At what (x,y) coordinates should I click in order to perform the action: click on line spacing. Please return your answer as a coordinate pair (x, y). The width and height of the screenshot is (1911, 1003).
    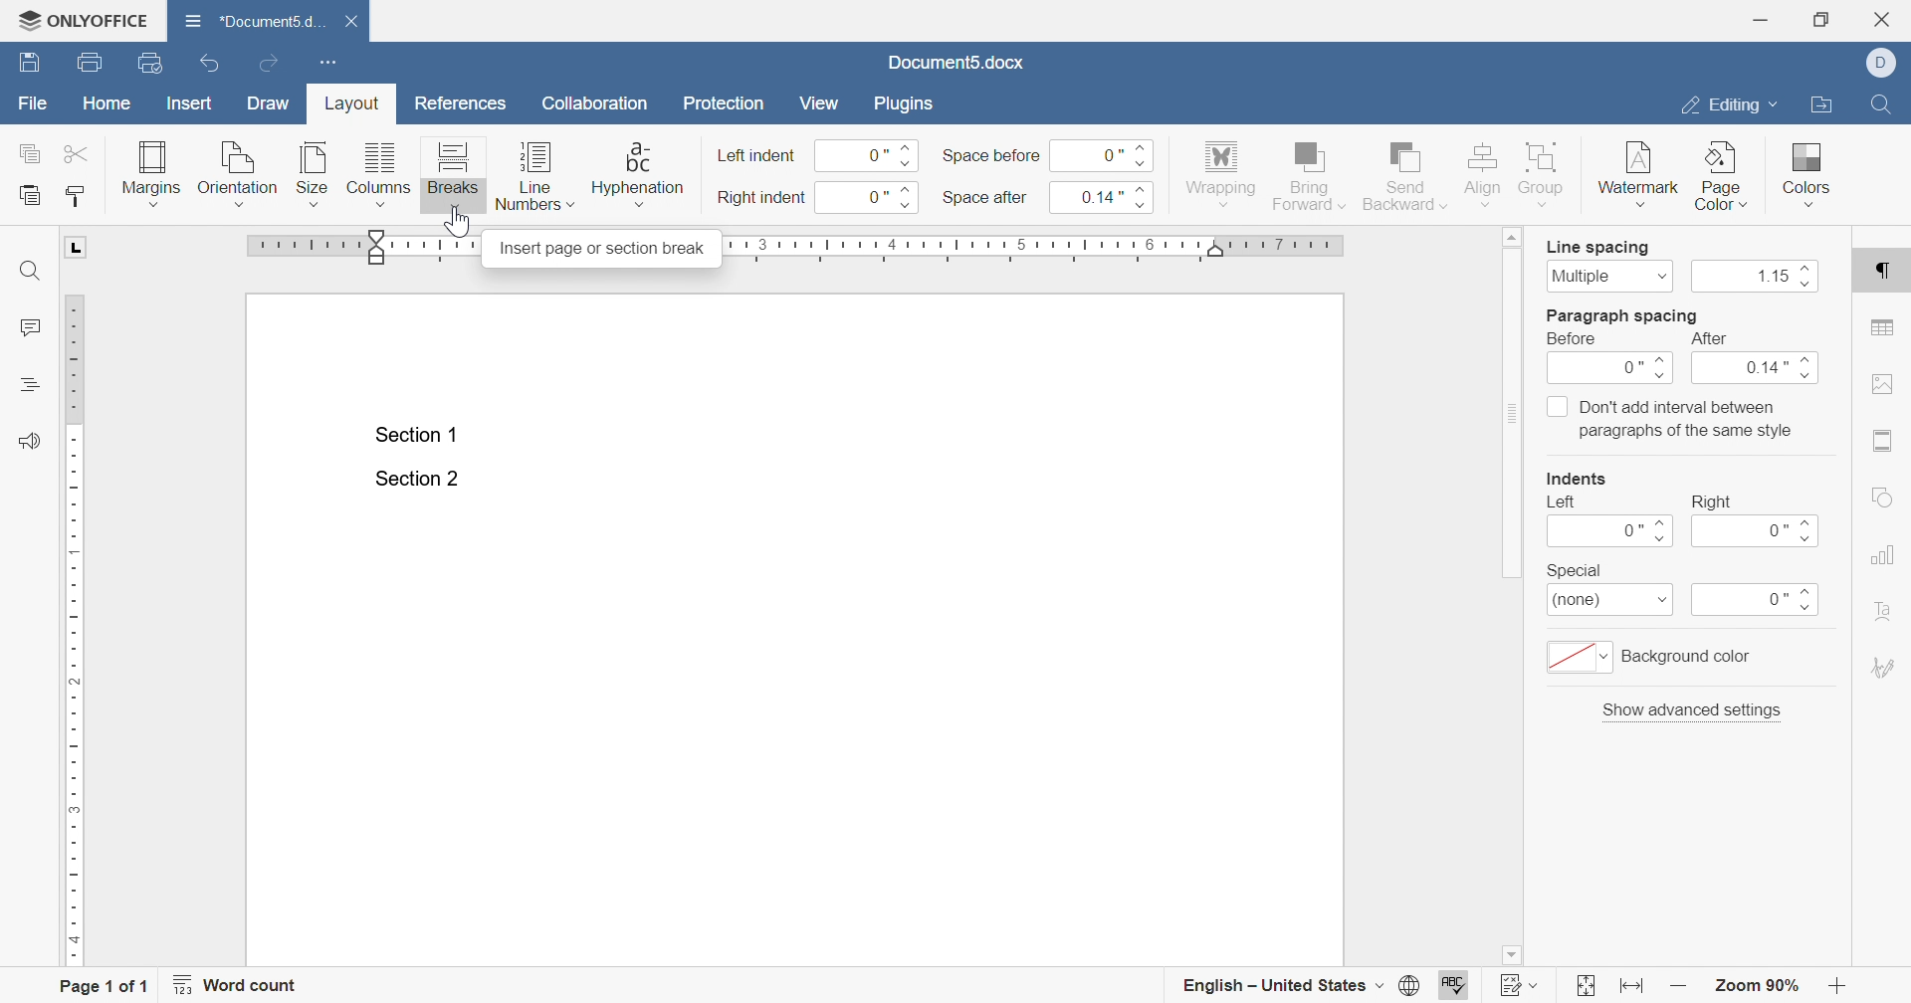
    Looking at the image, I should click on (1598, 248).